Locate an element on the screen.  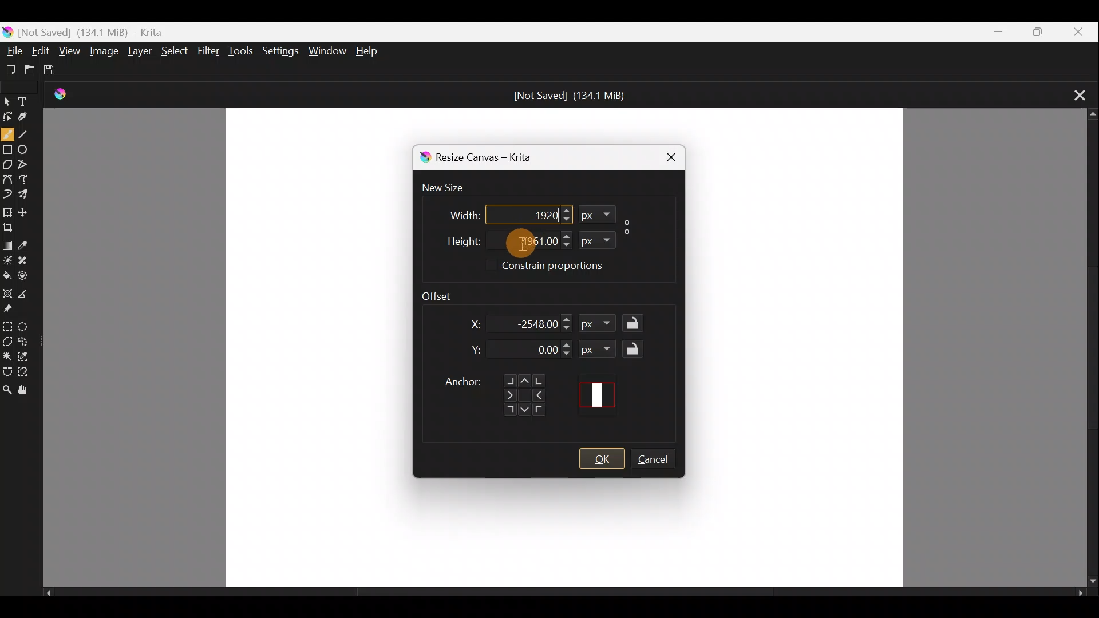
Calligraphy is located at coordinates (30, 118).